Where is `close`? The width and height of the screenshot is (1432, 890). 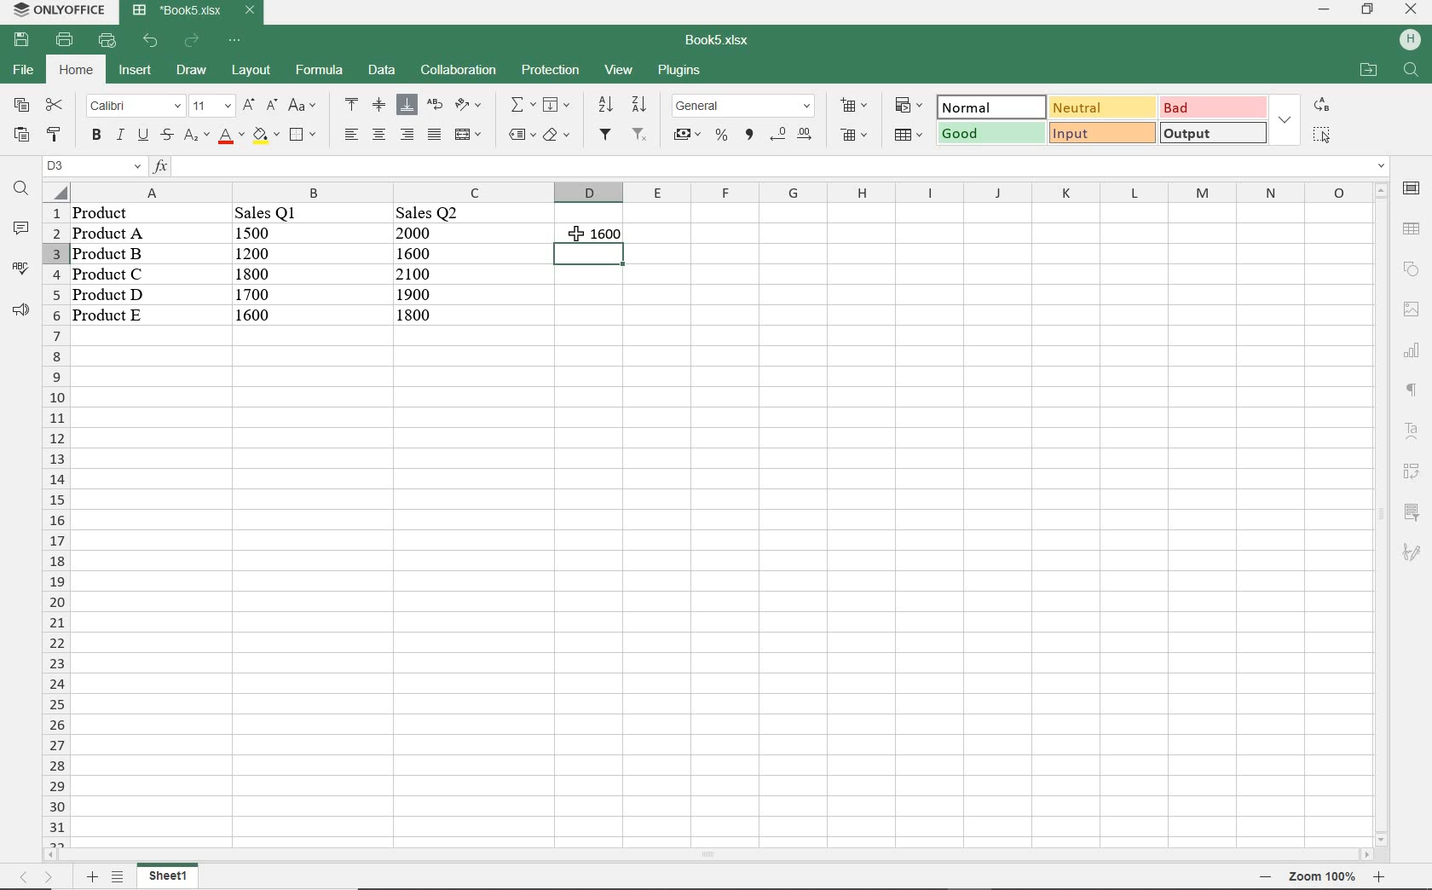
close is located at coordinates (1413, 9).